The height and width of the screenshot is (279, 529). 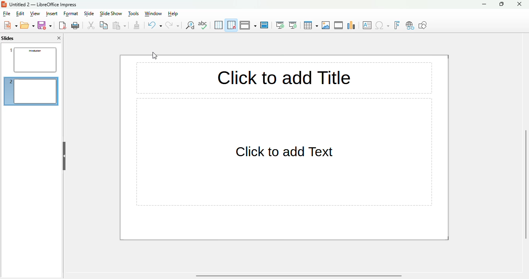 I want to click on view, so click(x=35, y=14).